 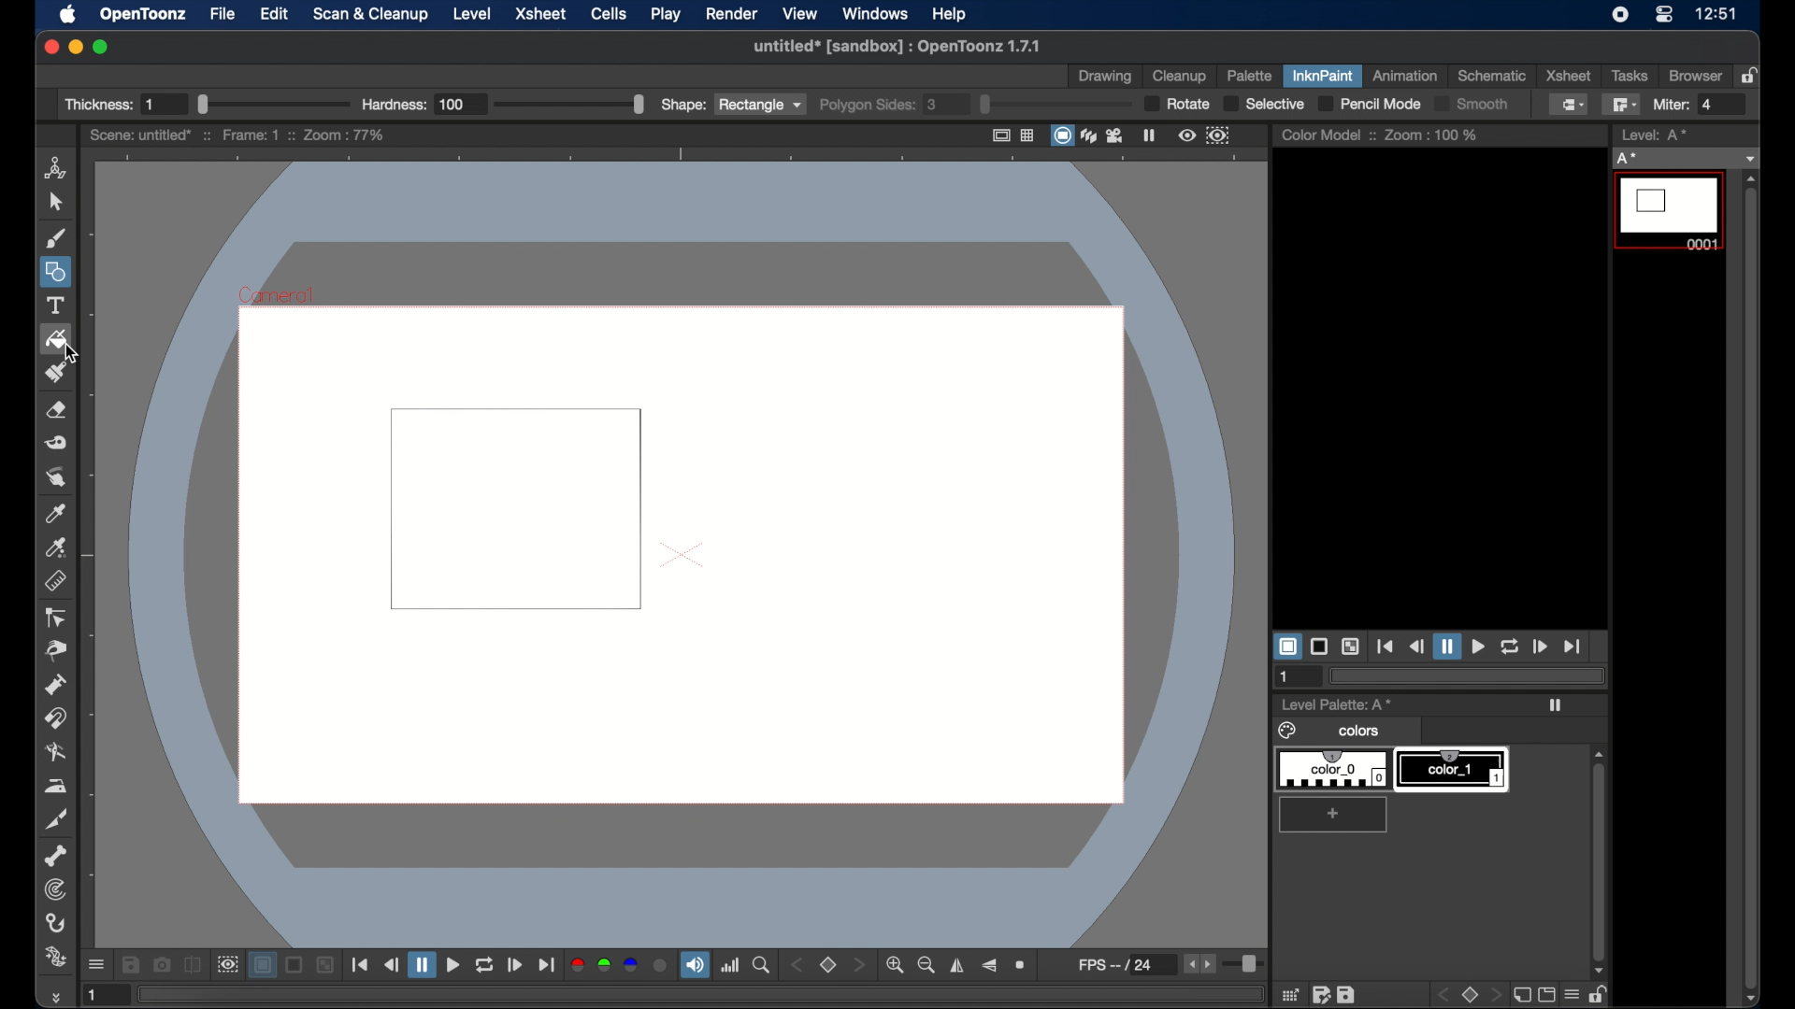 What do you see at coordinates (1718, 14) in the screenshot?
I see `12:51` at bounding box center [1718, 14].